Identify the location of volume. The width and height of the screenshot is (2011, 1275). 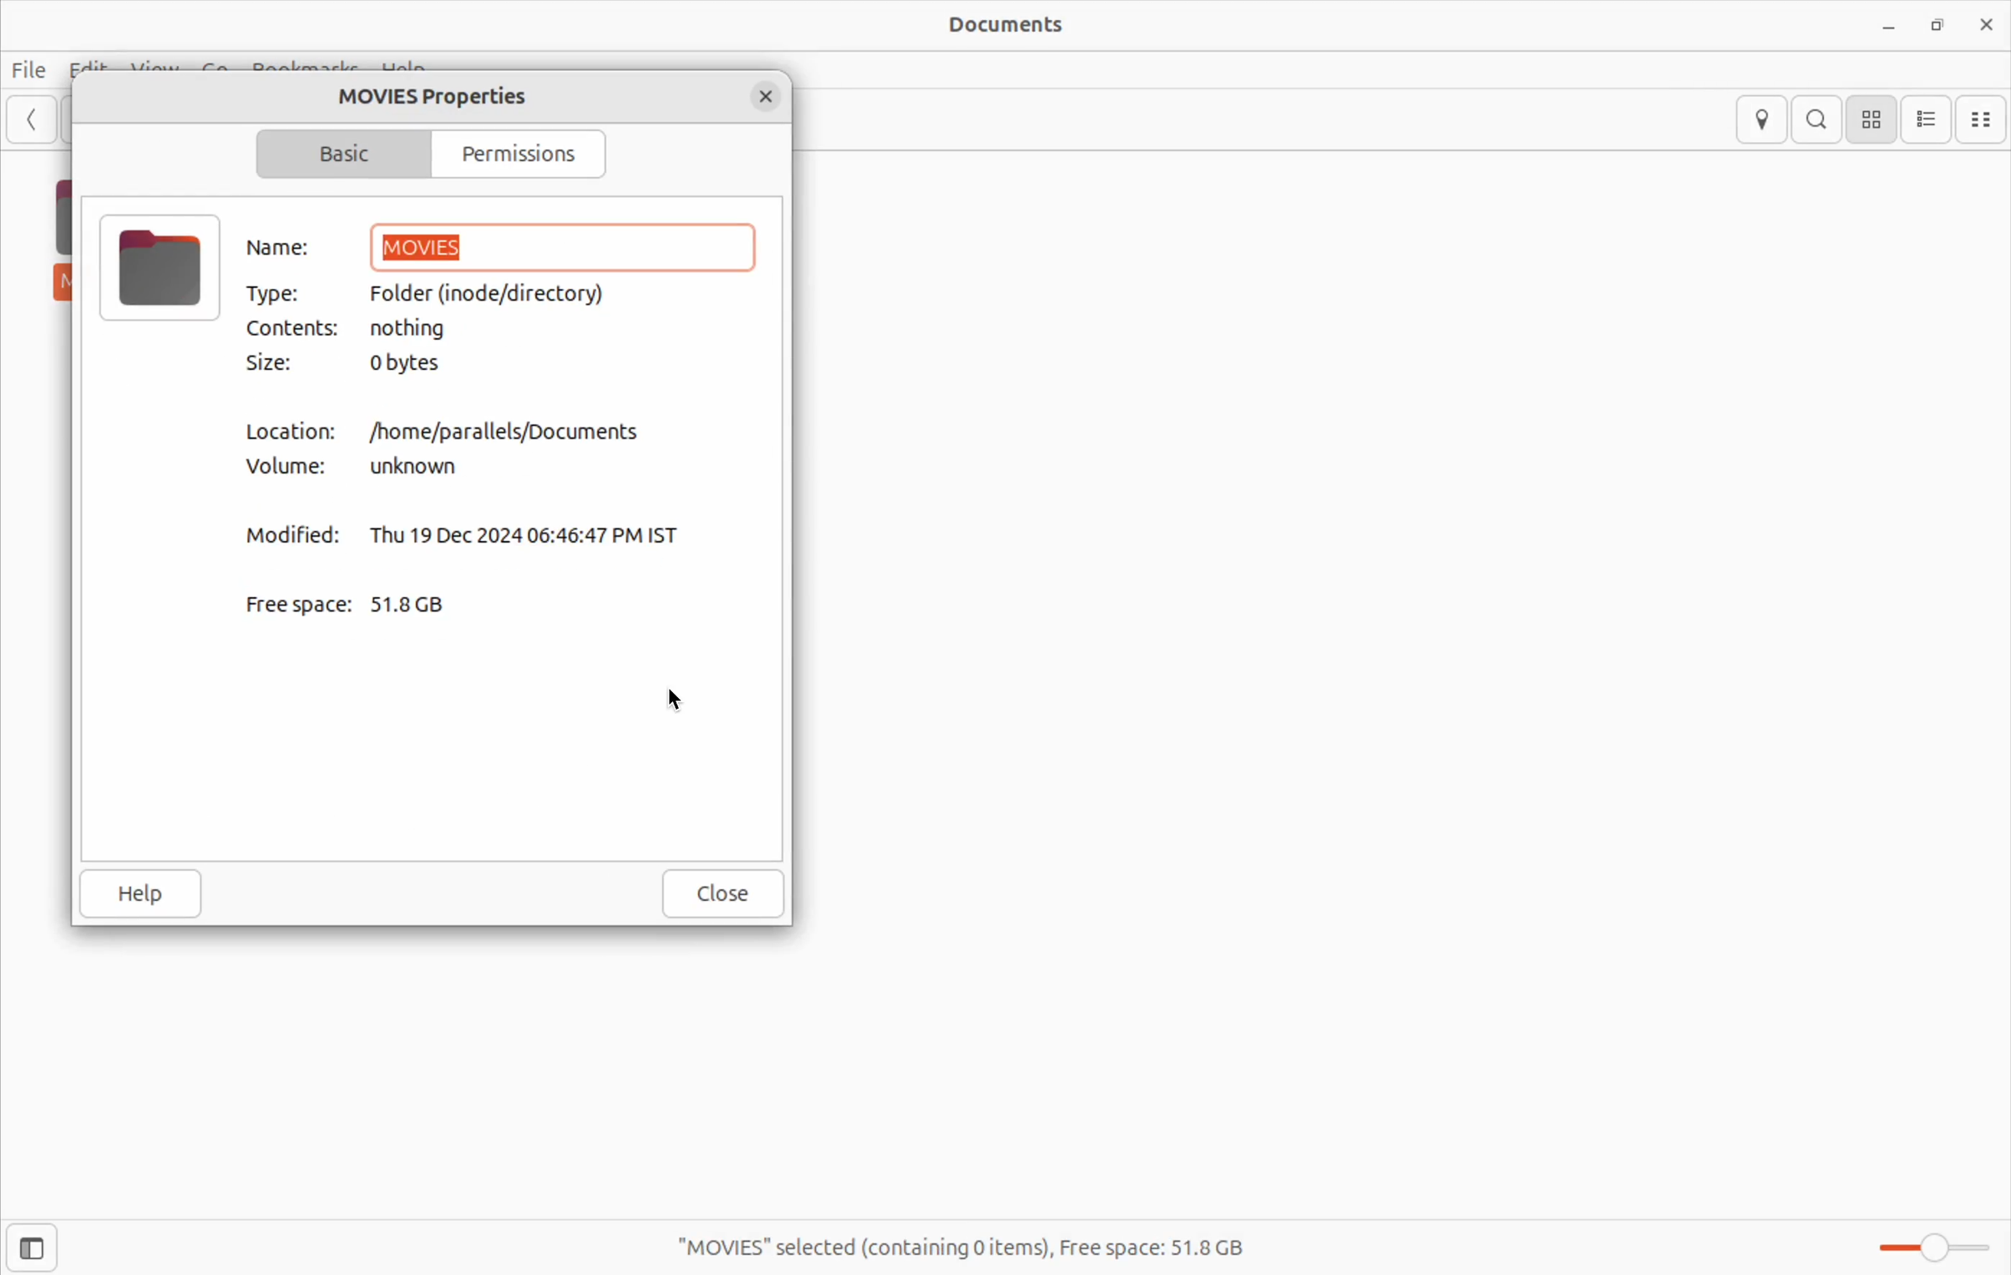
(297, 468).